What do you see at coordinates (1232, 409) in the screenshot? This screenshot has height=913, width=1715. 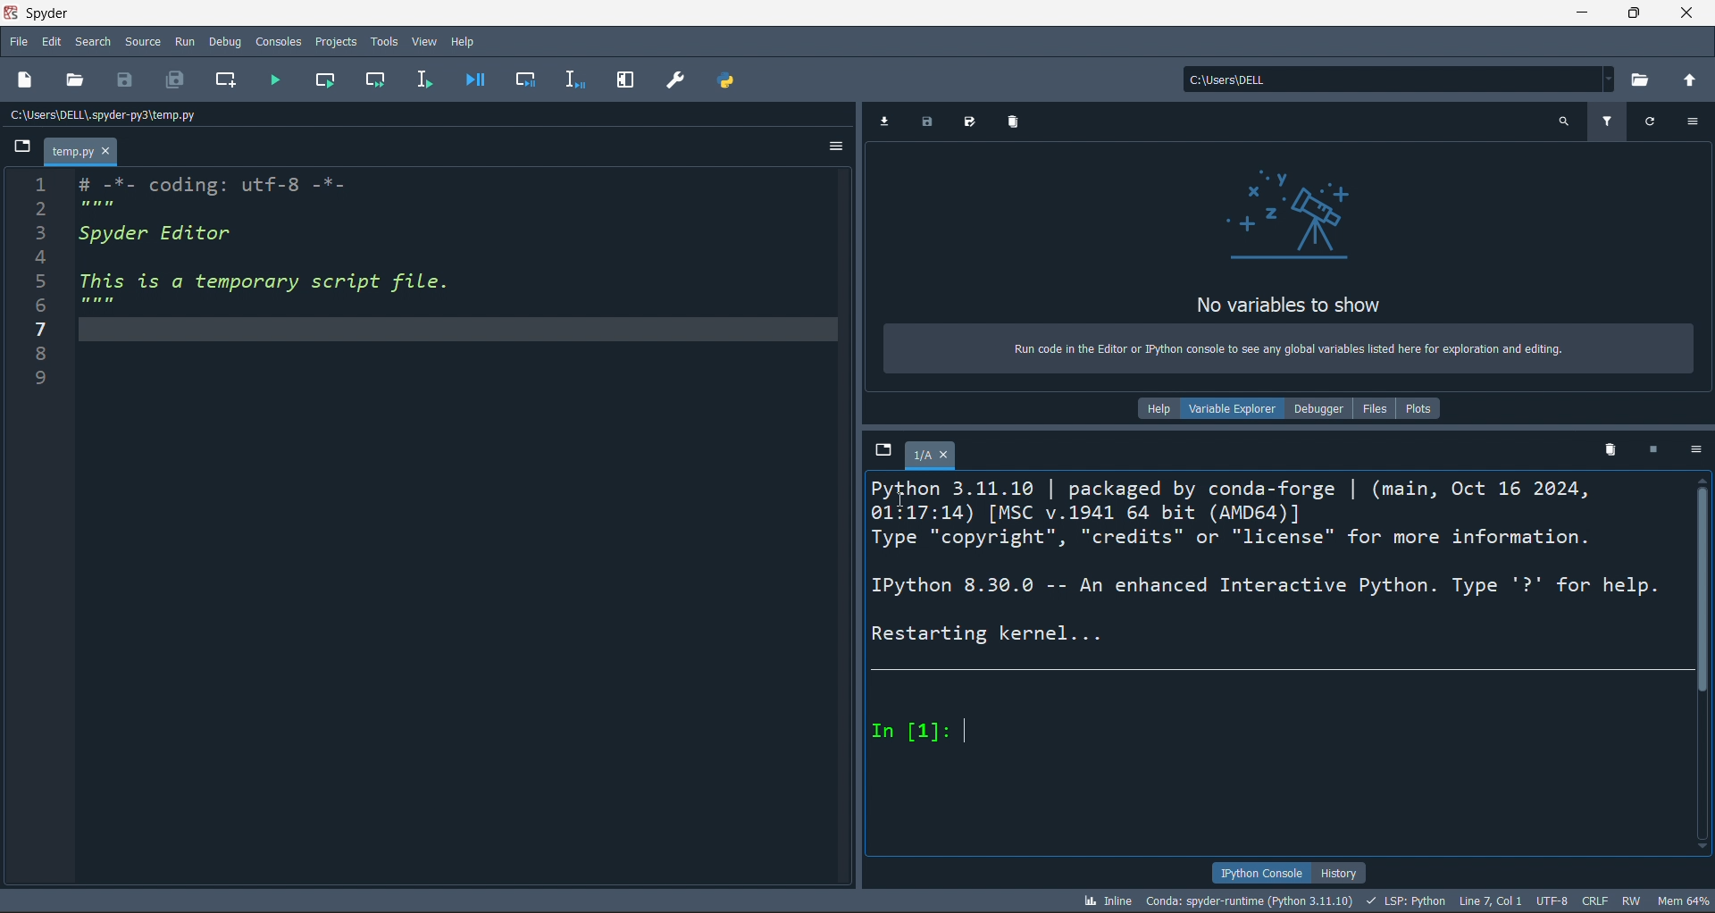 I see `variable explorer (current)` at bounding box center [1232, 409].